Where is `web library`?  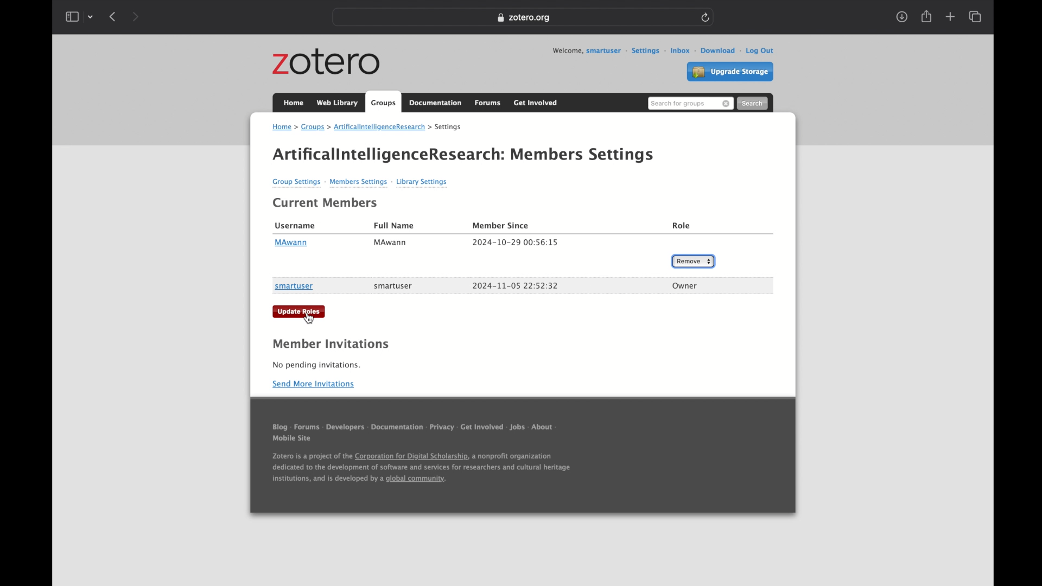
web library is located at coordinates (338, 103).